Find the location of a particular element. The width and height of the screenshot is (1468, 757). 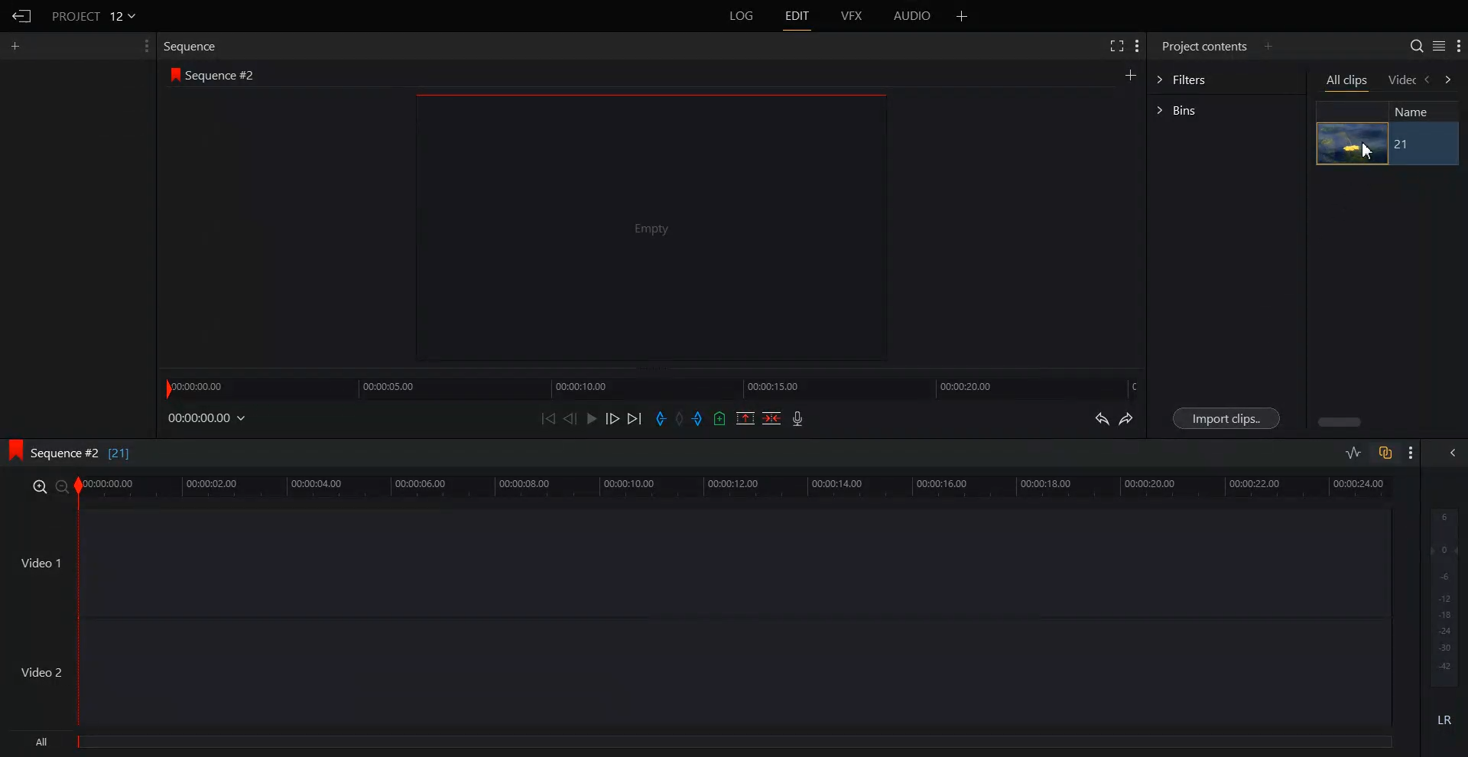

Video 1 is located at coordinates (735, 562).